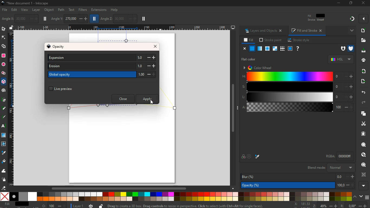 The image size is (370, 208). I want to click on help, so click(115, 9).